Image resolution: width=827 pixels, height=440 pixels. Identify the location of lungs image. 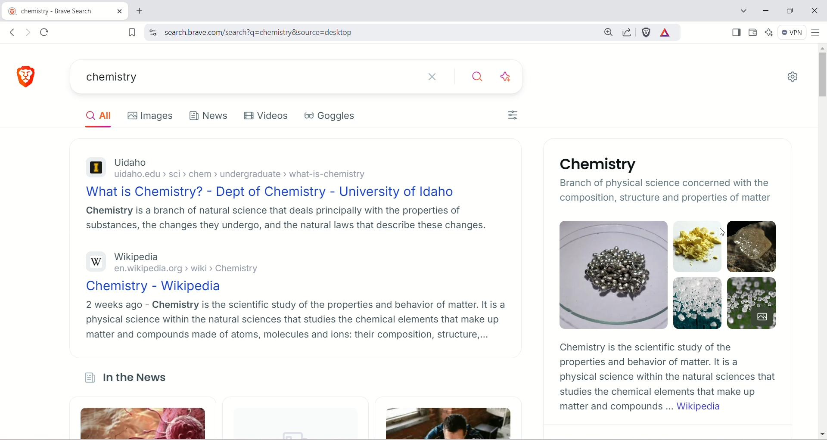
(142, 419).